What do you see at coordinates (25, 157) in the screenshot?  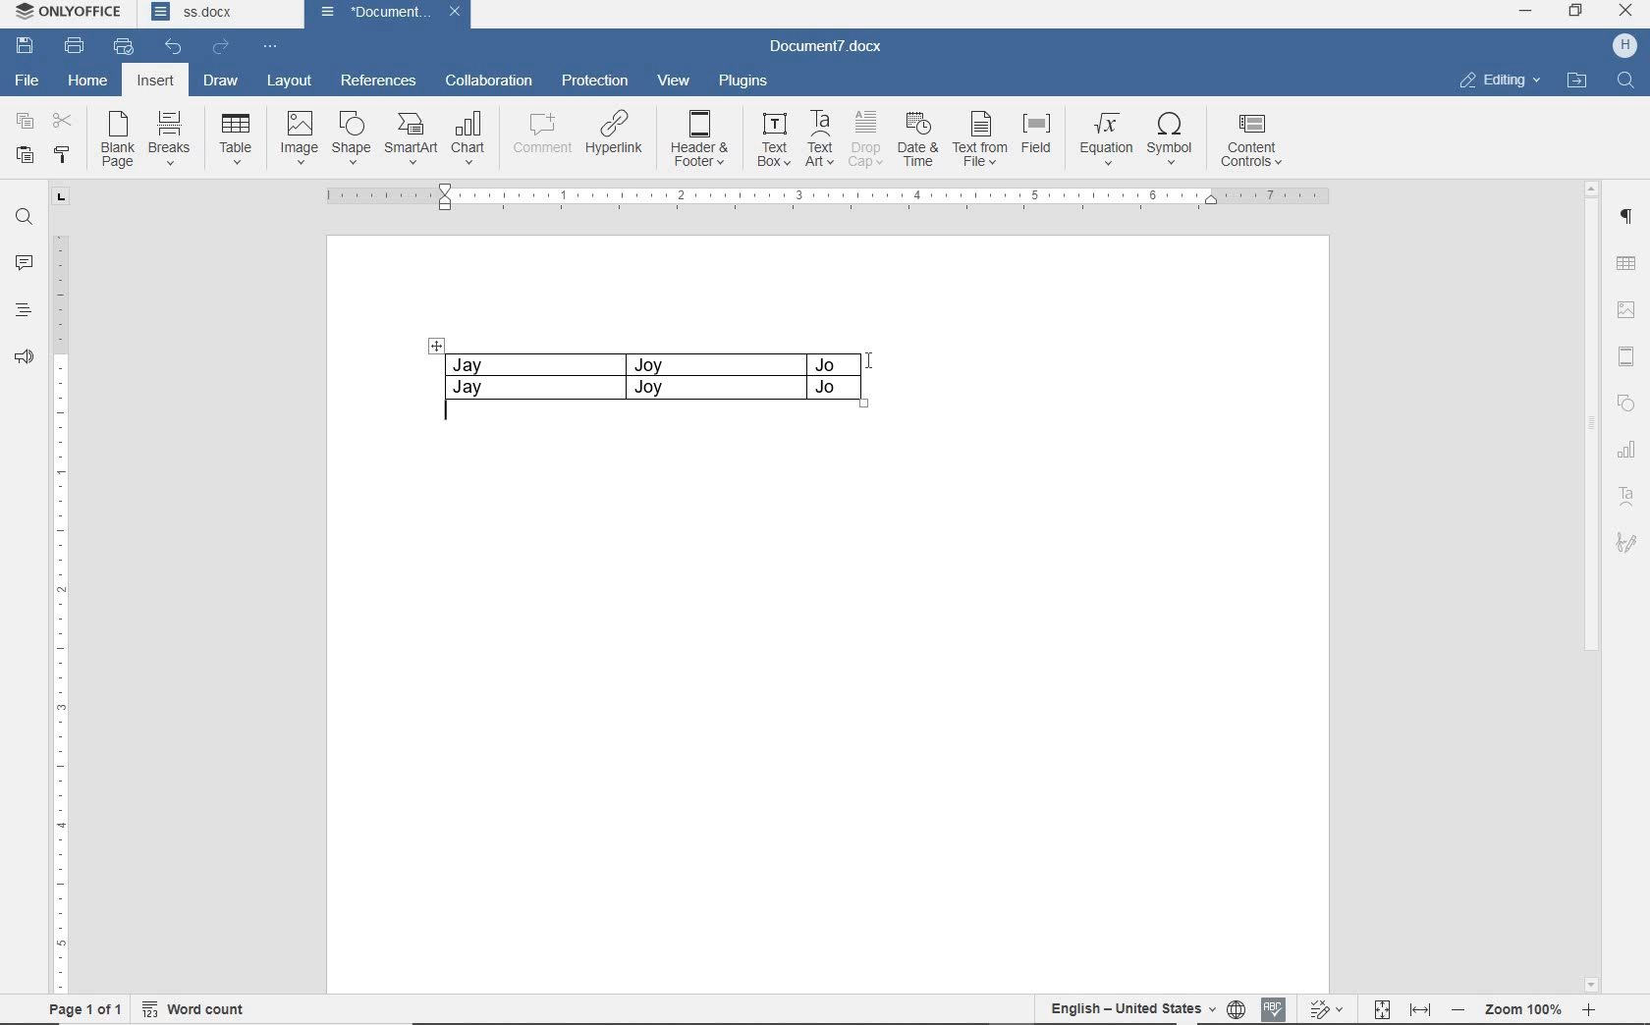 I see `PASTE` at bounding box center [25, 157].